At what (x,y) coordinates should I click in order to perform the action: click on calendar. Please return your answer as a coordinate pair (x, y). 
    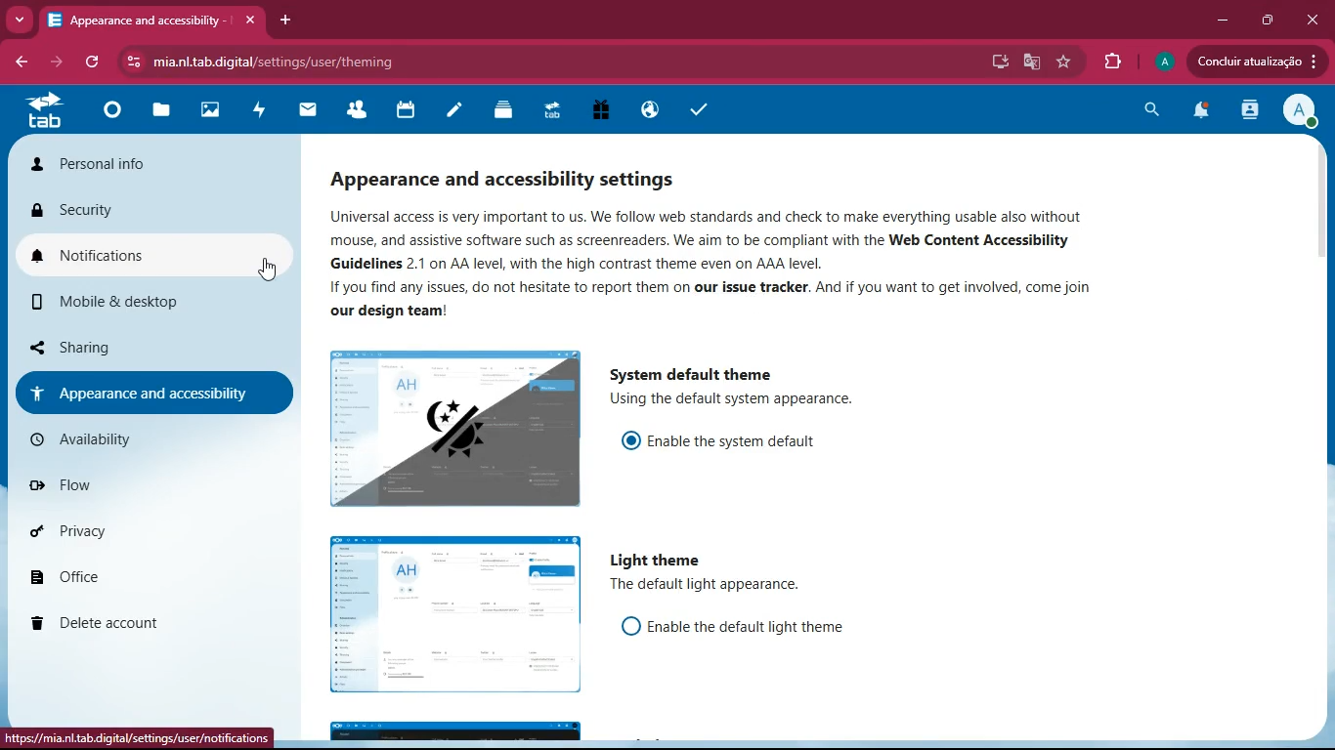
    Looking at the image, I should click on (408, 113).